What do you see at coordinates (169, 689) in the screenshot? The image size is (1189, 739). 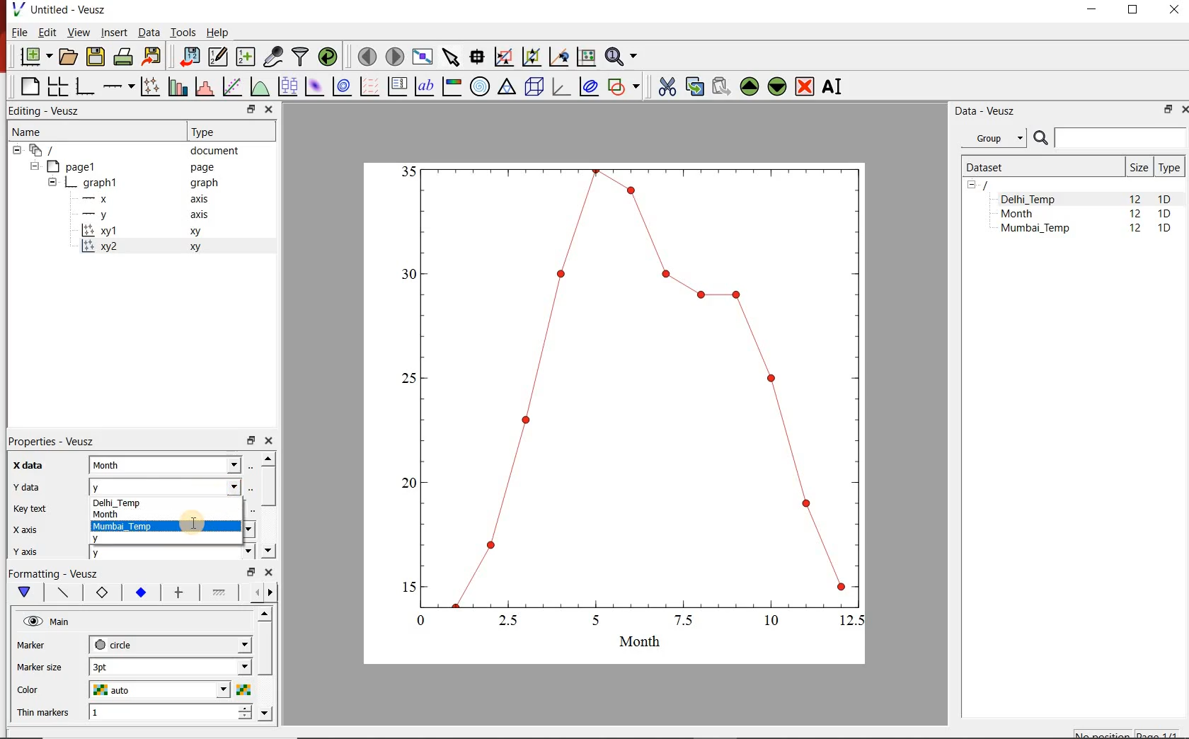 I see `auto` at bounding box center [169, 689].